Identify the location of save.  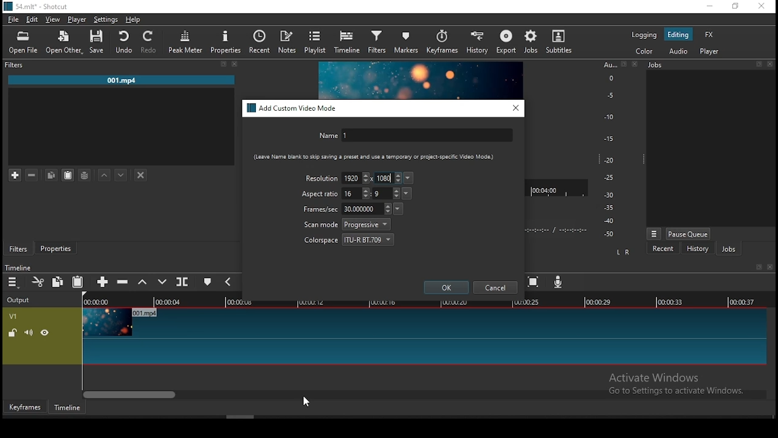
(100, 42).